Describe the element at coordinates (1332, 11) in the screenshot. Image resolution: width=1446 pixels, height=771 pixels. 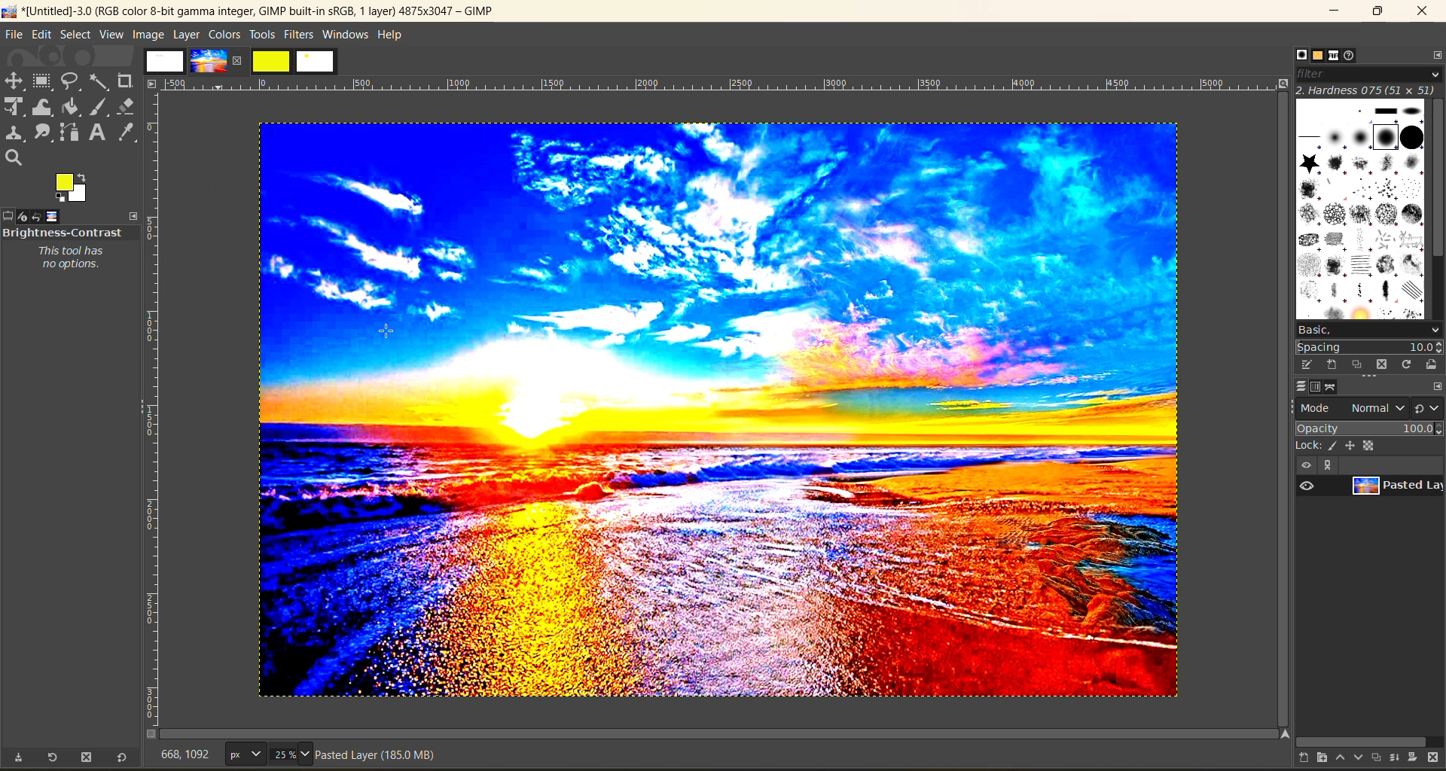
I see `minimize` at that location.